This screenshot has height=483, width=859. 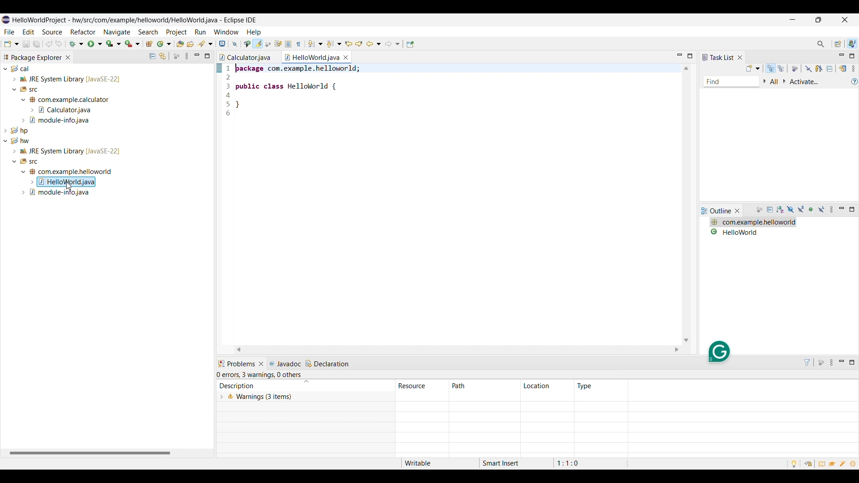 What do you see at coordinates (771, 68) in the screenshot?
I see `Categorized, current selection` at bounding box center [771, 68].